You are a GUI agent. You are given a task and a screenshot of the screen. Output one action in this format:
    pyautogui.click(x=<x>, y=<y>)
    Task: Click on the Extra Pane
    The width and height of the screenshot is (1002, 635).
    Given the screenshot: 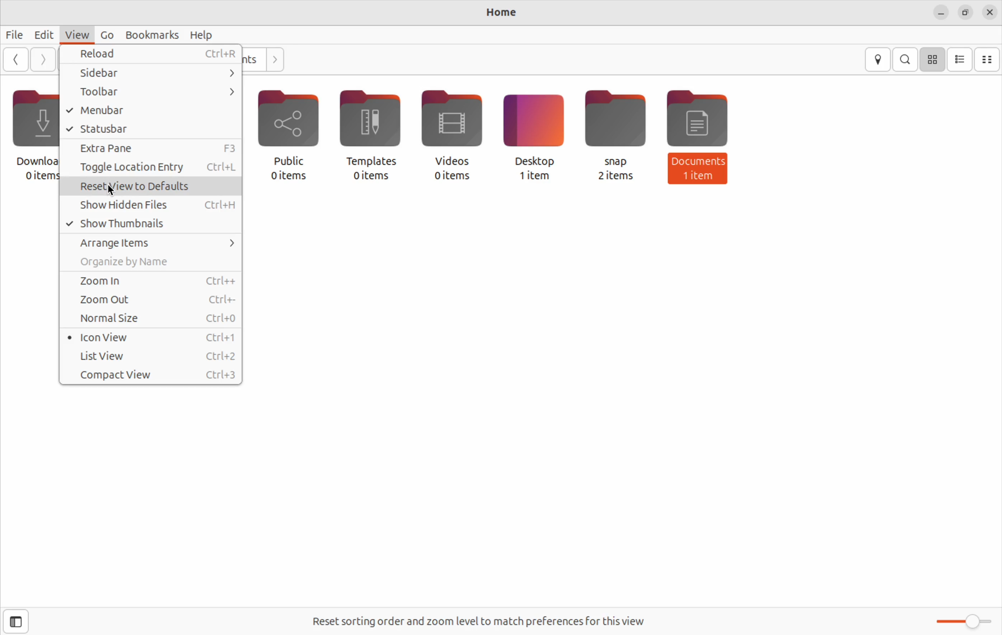 What is the action you would take?
    pyautogui.click(x=151, y=148)
    